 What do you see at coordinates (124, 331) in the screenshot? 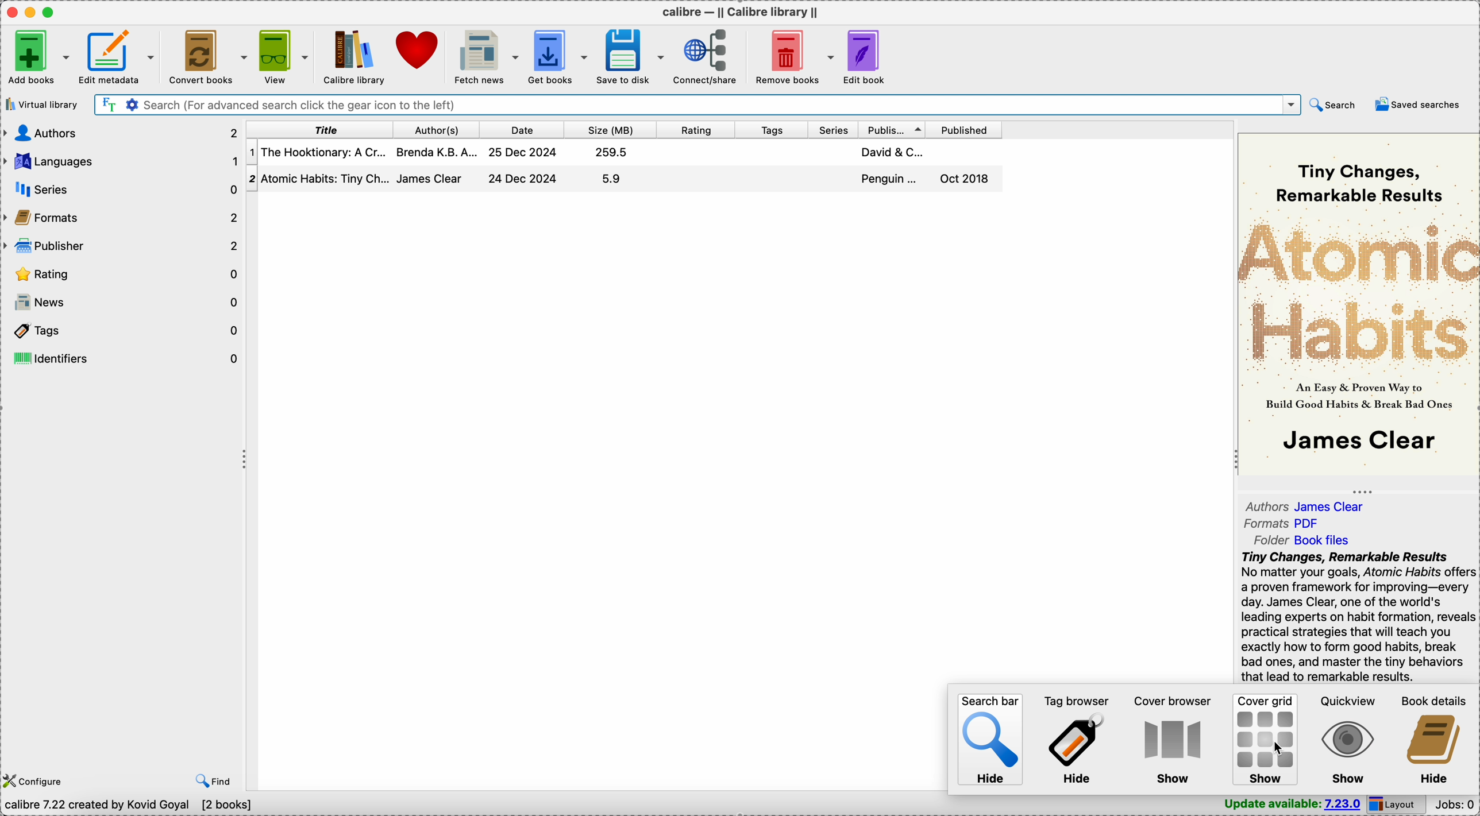
I see `tags` at bounding box center [124, 331].